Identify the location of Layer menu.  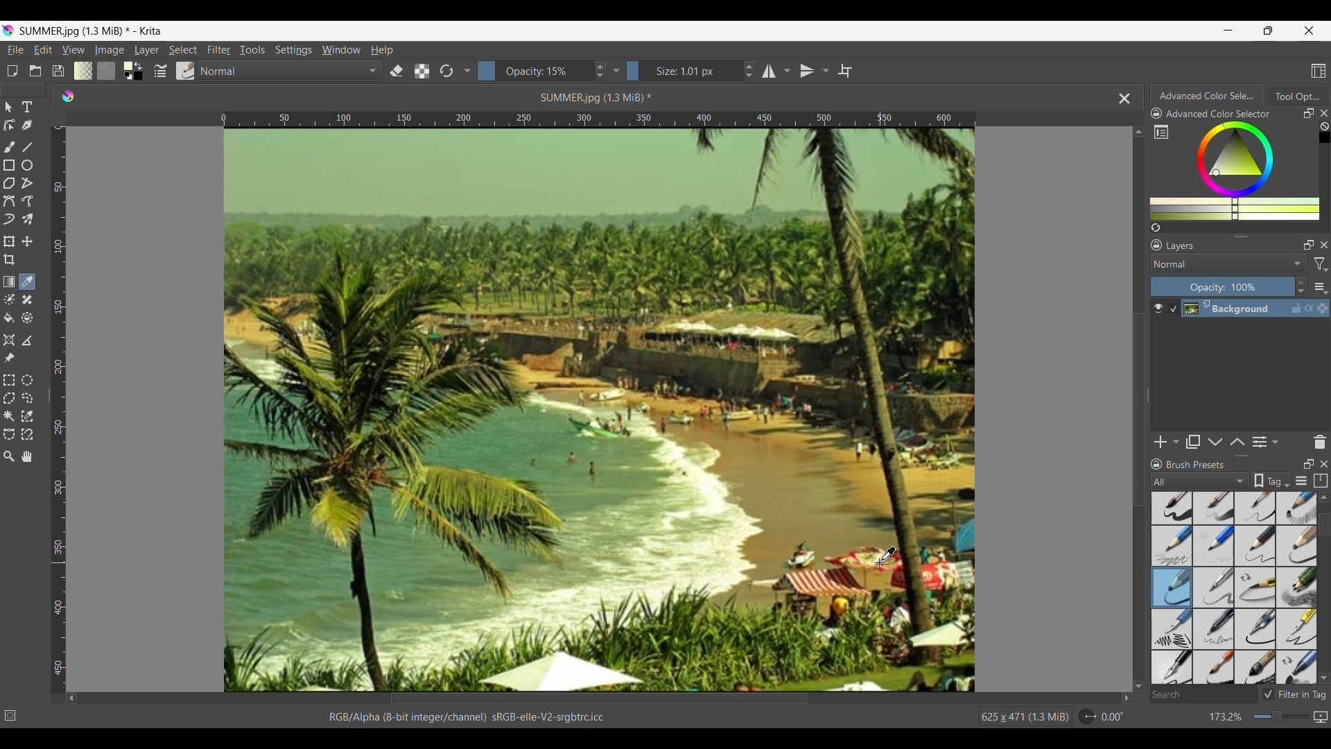
(146, 50).